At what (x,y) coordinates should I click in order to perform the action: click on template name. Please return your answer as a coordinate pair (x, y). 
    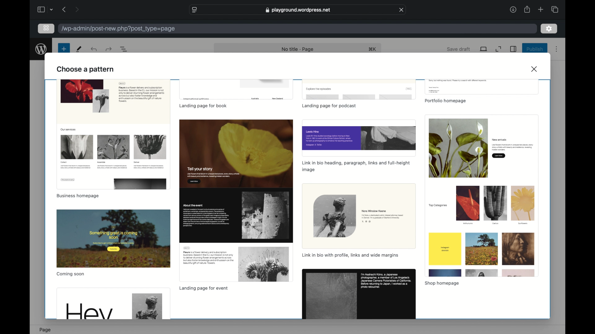
    Looking at the image, I should click on (446, 101).